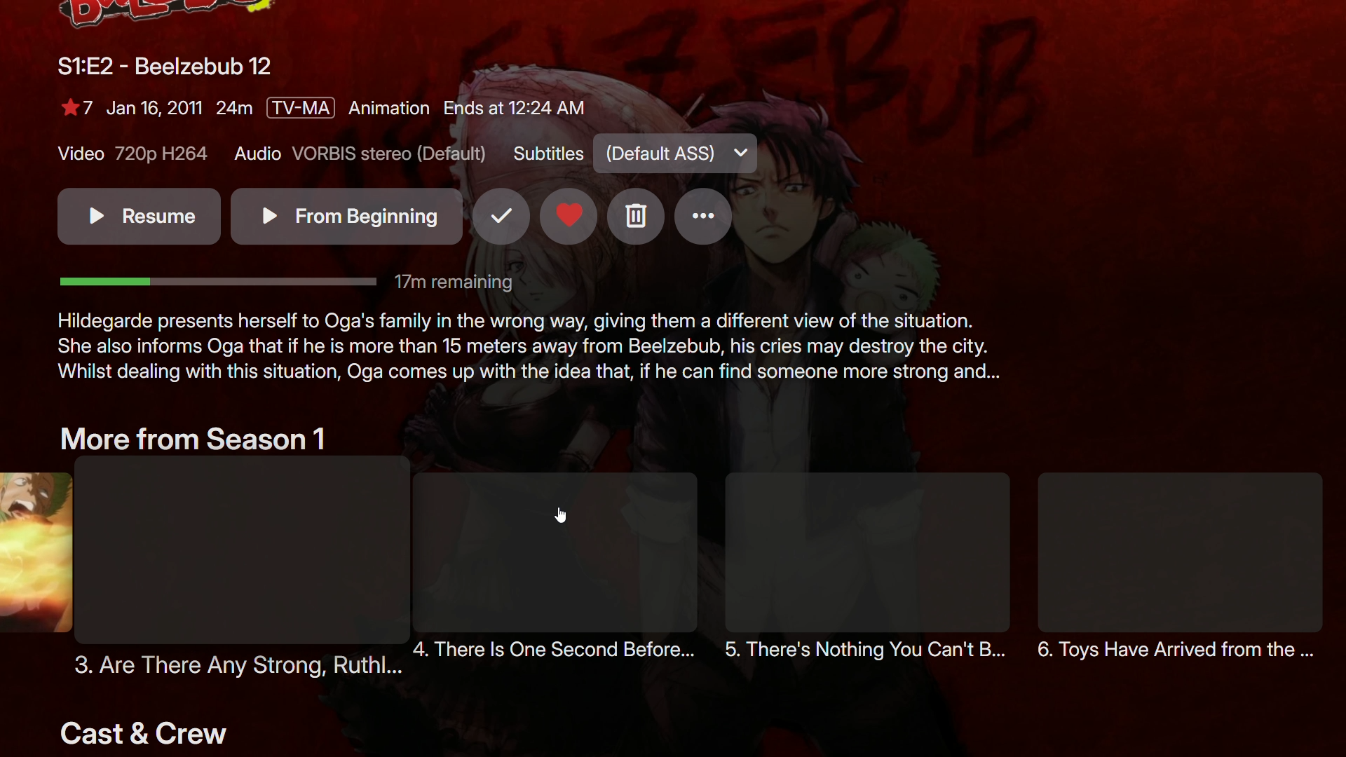 This screenshot has width=1346, height=757. I want to click on Logo, so click(167, 18).